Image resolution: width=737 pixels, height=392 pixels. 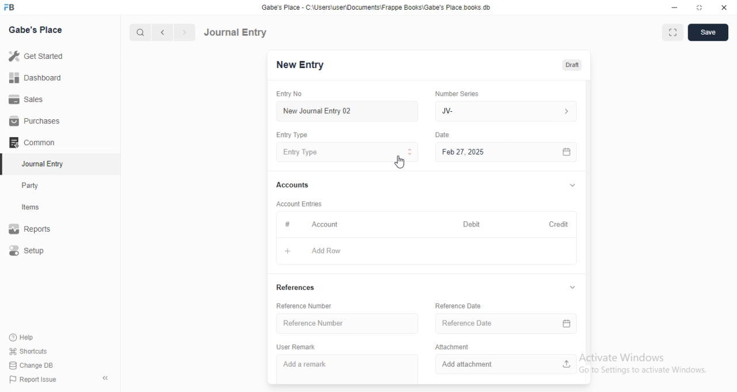 What do you see at coordinates (709, 32) in the screenshot?
I see `Save` at bounding box center [709, 32].